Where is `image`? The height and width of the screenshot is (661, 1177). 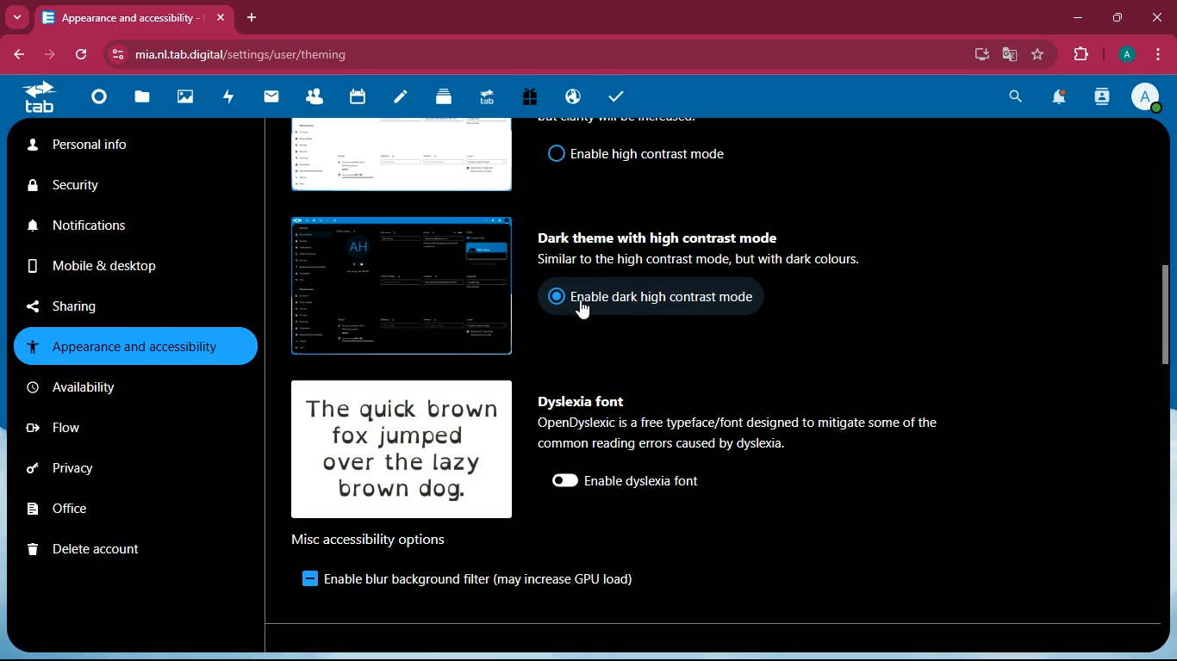
image is located at coordinates (395, 157).